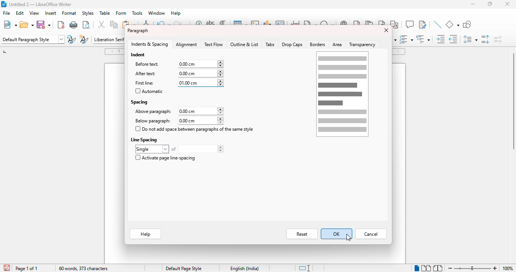  I want to click on save, so click(45, 25).